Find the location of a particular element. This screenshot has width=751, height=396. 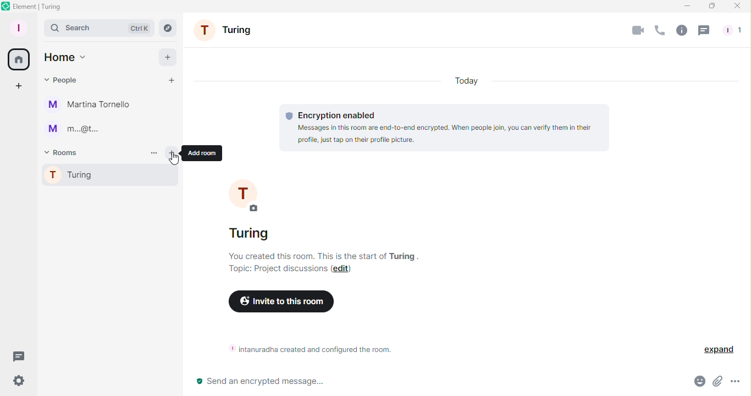

Profile is located at coordinates (16, 27).